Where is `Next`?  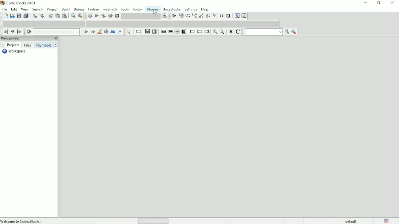
Next is located at coordinates (56, 45).